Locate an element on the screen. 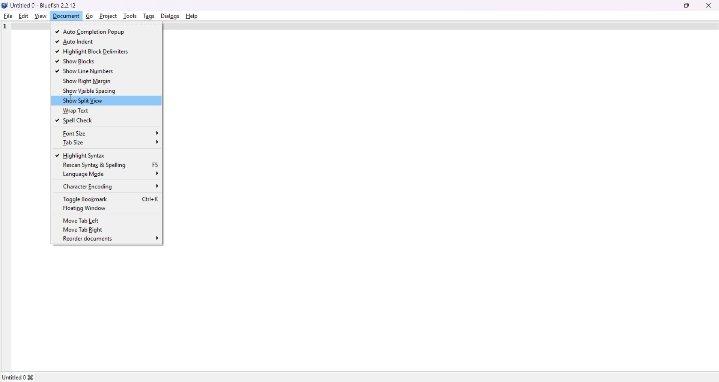 The height and width of the screenshot is (382, 719). edit is located at coordinates (23, 15).